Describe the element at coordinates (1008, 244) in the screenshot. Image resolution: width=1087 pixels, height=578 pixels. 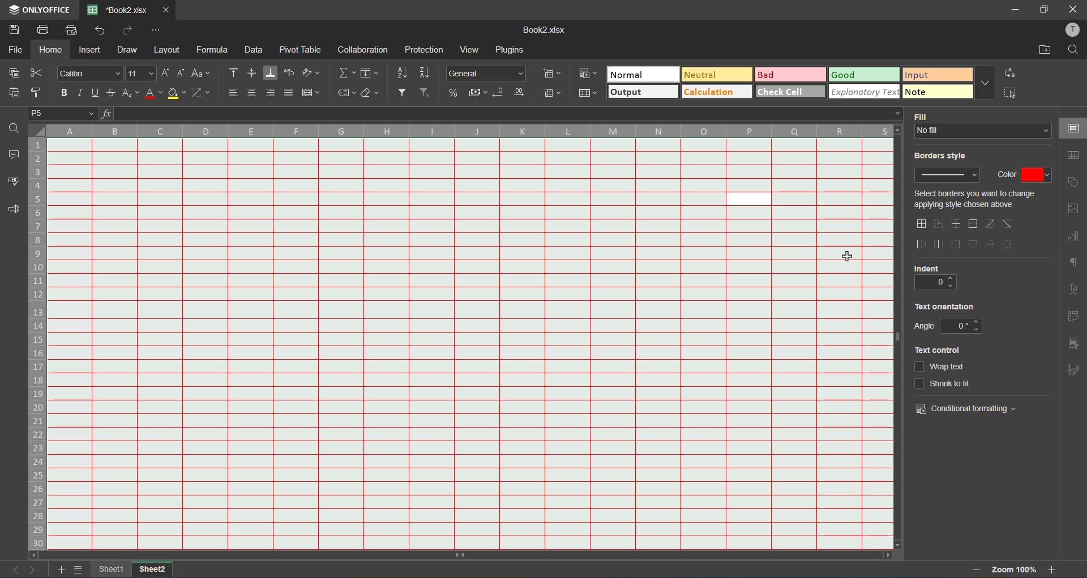
I see `outer bottom line only` at that location.